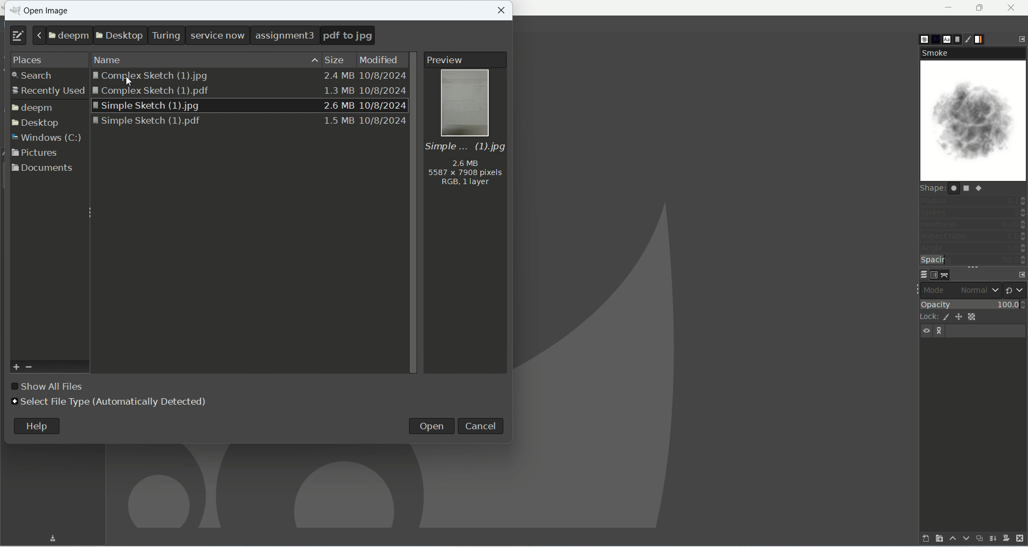 The width and height of the screenshot is (1028, 547). Describe the element at coordinates (1014, 6) in the screenshot. I see `close` at that location.